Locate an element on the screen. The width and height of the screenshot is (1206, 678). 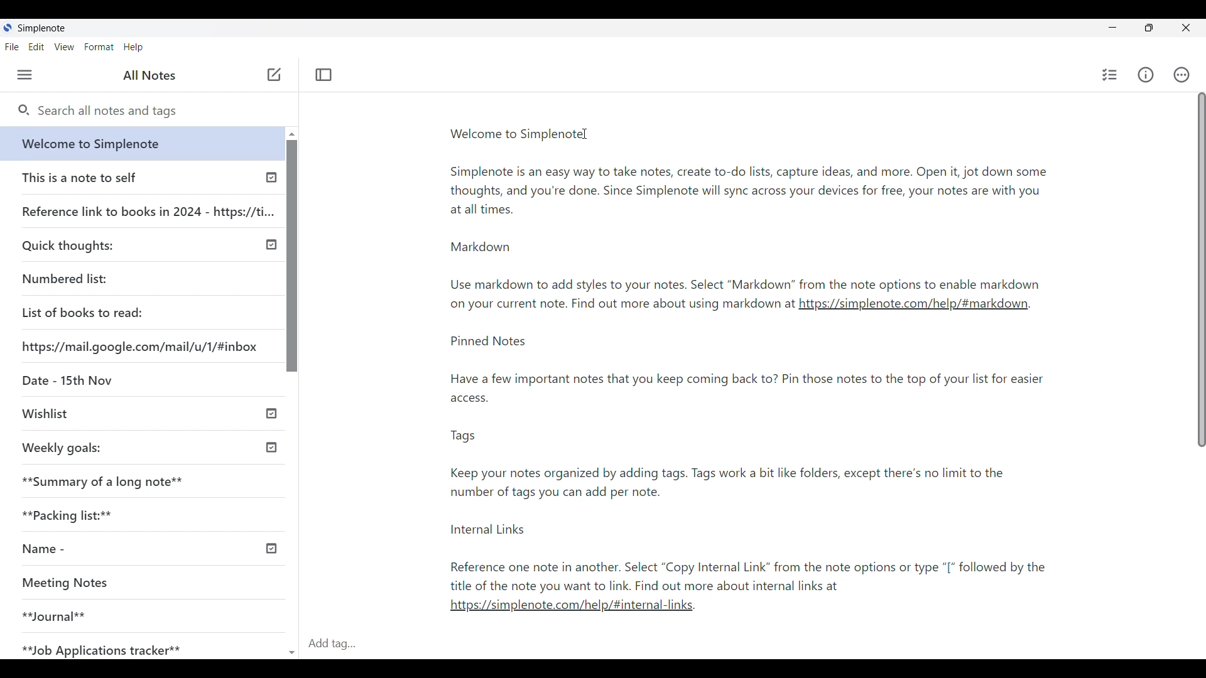
Browser link is located at coordinates (139, 347).